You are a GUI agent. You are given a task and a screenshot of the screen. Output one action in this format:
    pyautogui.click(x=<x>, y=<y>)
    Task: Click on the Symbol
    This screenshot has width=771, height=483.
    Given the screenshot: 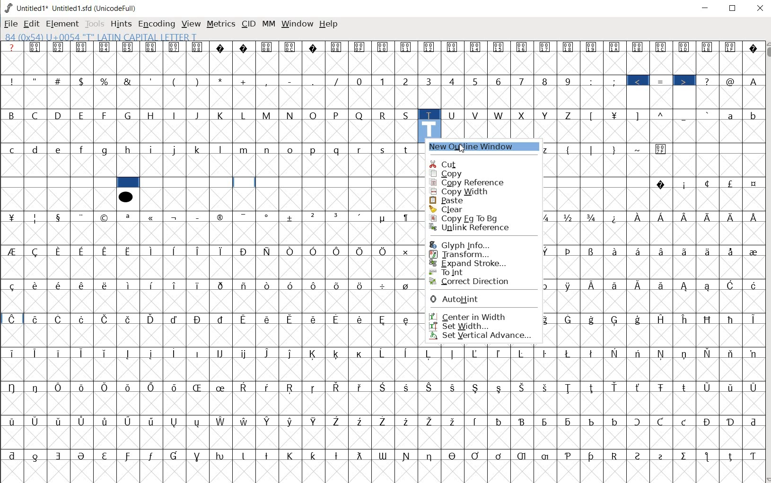 What is the action you would take?
    pyautogui.click(x=615, y=250)
    